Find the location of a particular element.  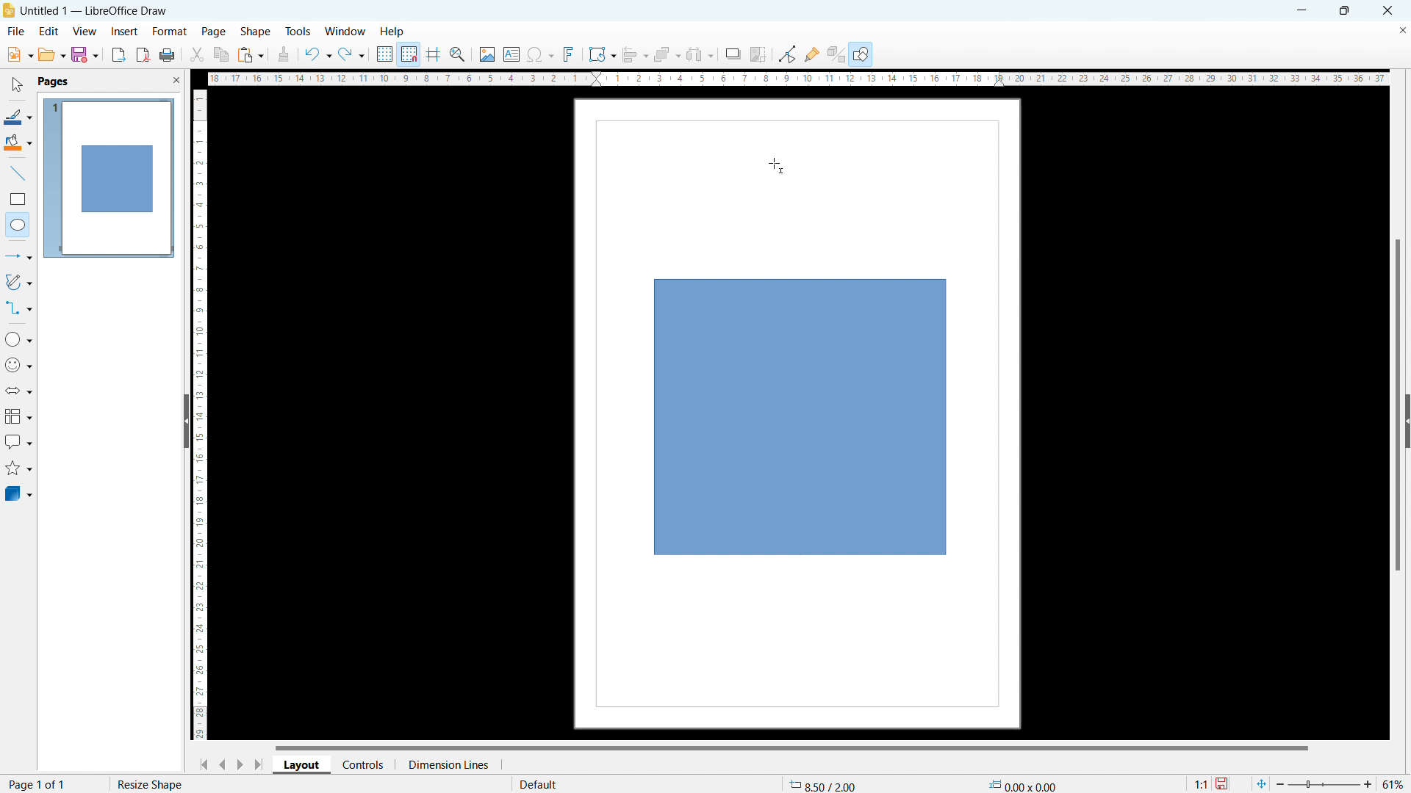

copy is located at coordinates (222, 54).